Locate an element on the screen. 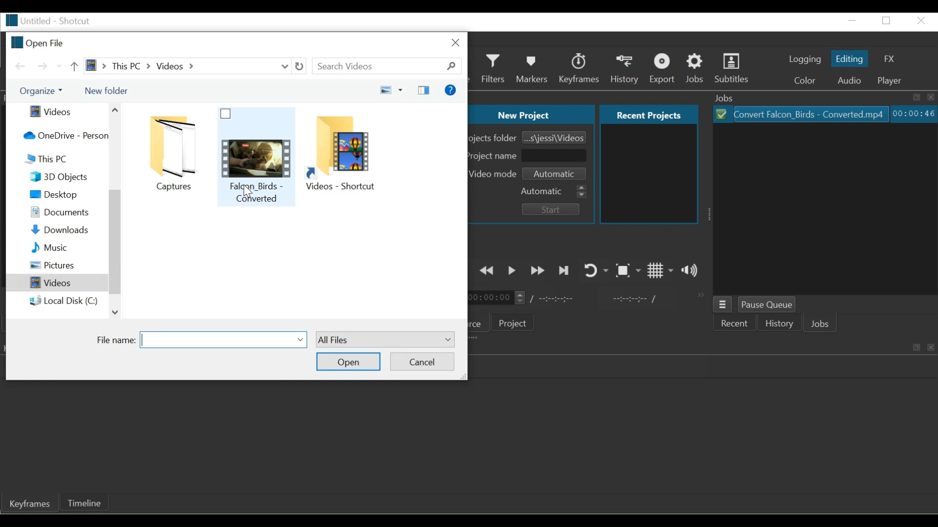  Show the previous pane is located at coordinates (423, 90).